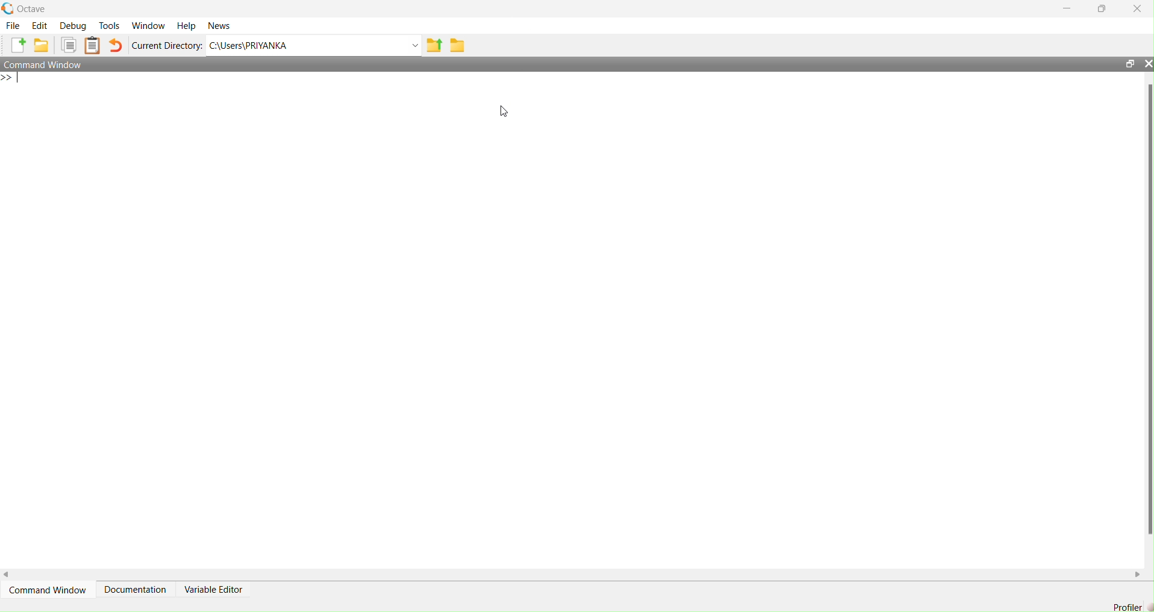  I want to click on File, so click(15, 28).